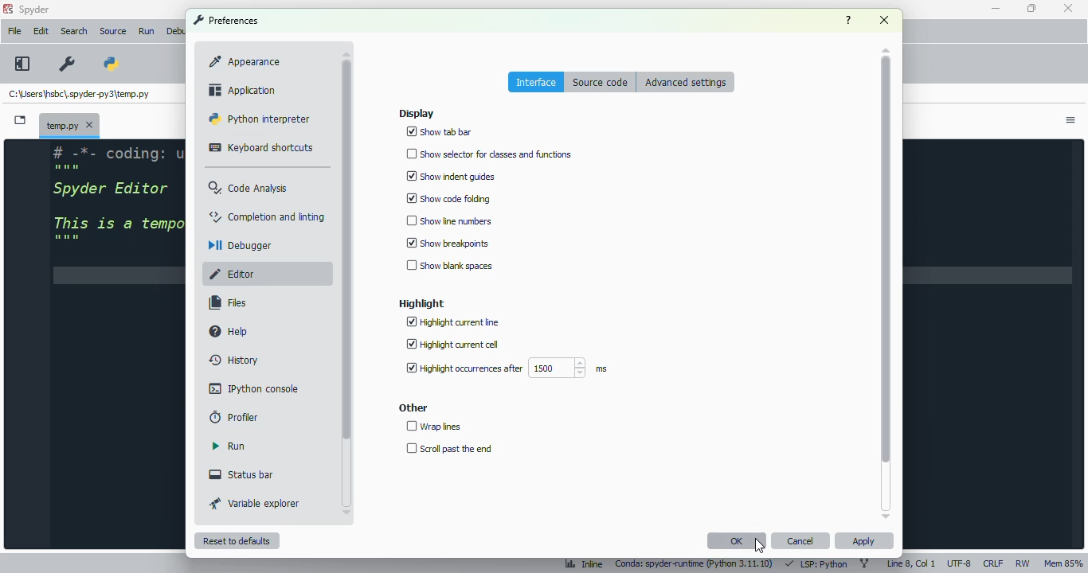 The image size is (1088, 573). What do you see at coordinates (1063, 563) in the screenshot?
I see `Mem 85%` at bounding box center [1063, 563].